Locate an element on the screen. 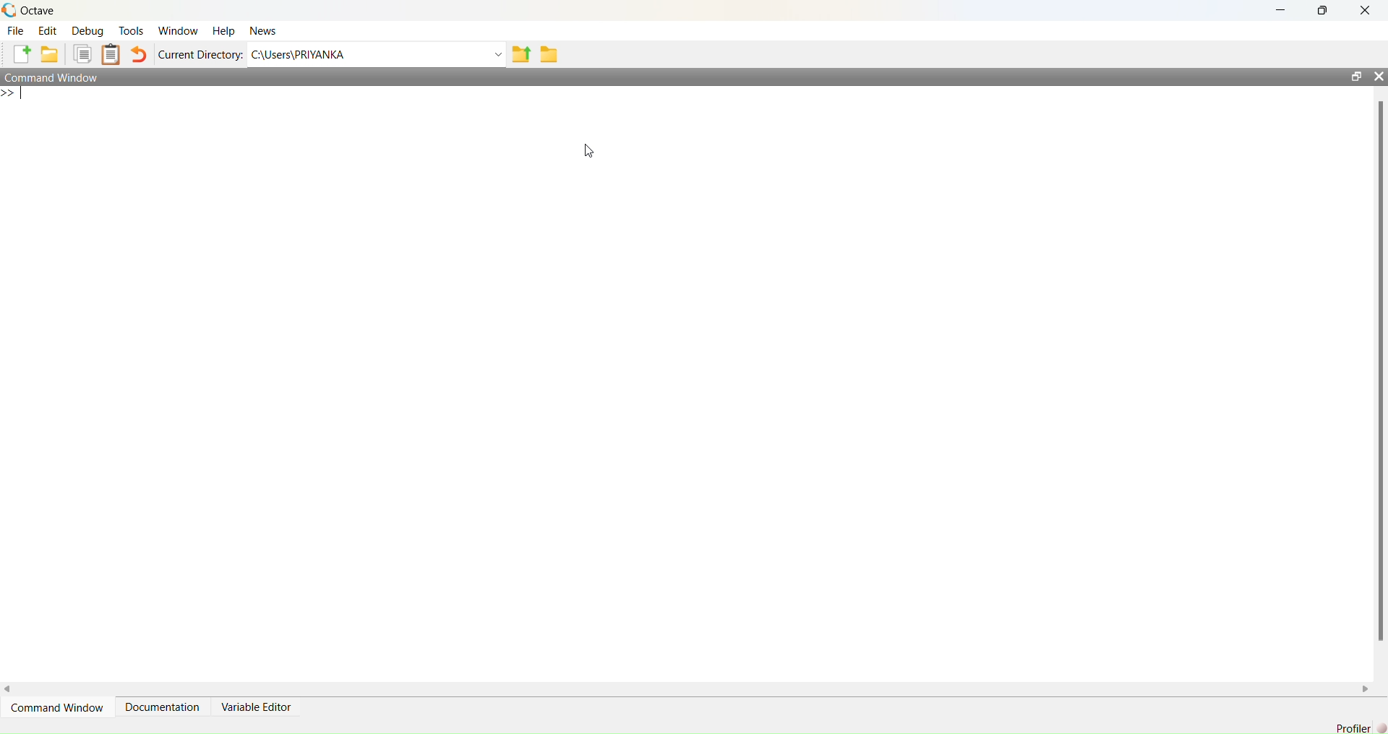  Variable Editor is located at coordinates (256, 707).